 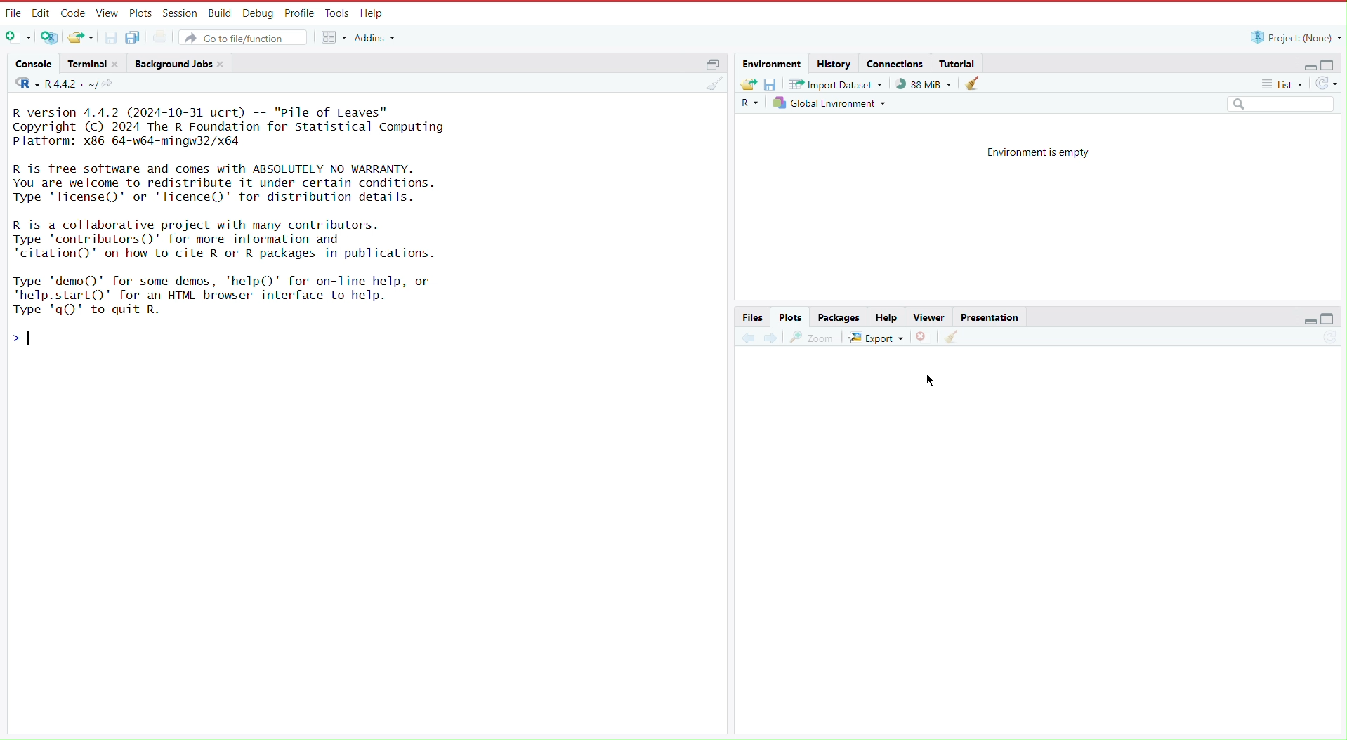 What do you see at coordinates (1038, 151) in the screenshot?
I see `Environment is empty` at bounding box center [1038, 151].